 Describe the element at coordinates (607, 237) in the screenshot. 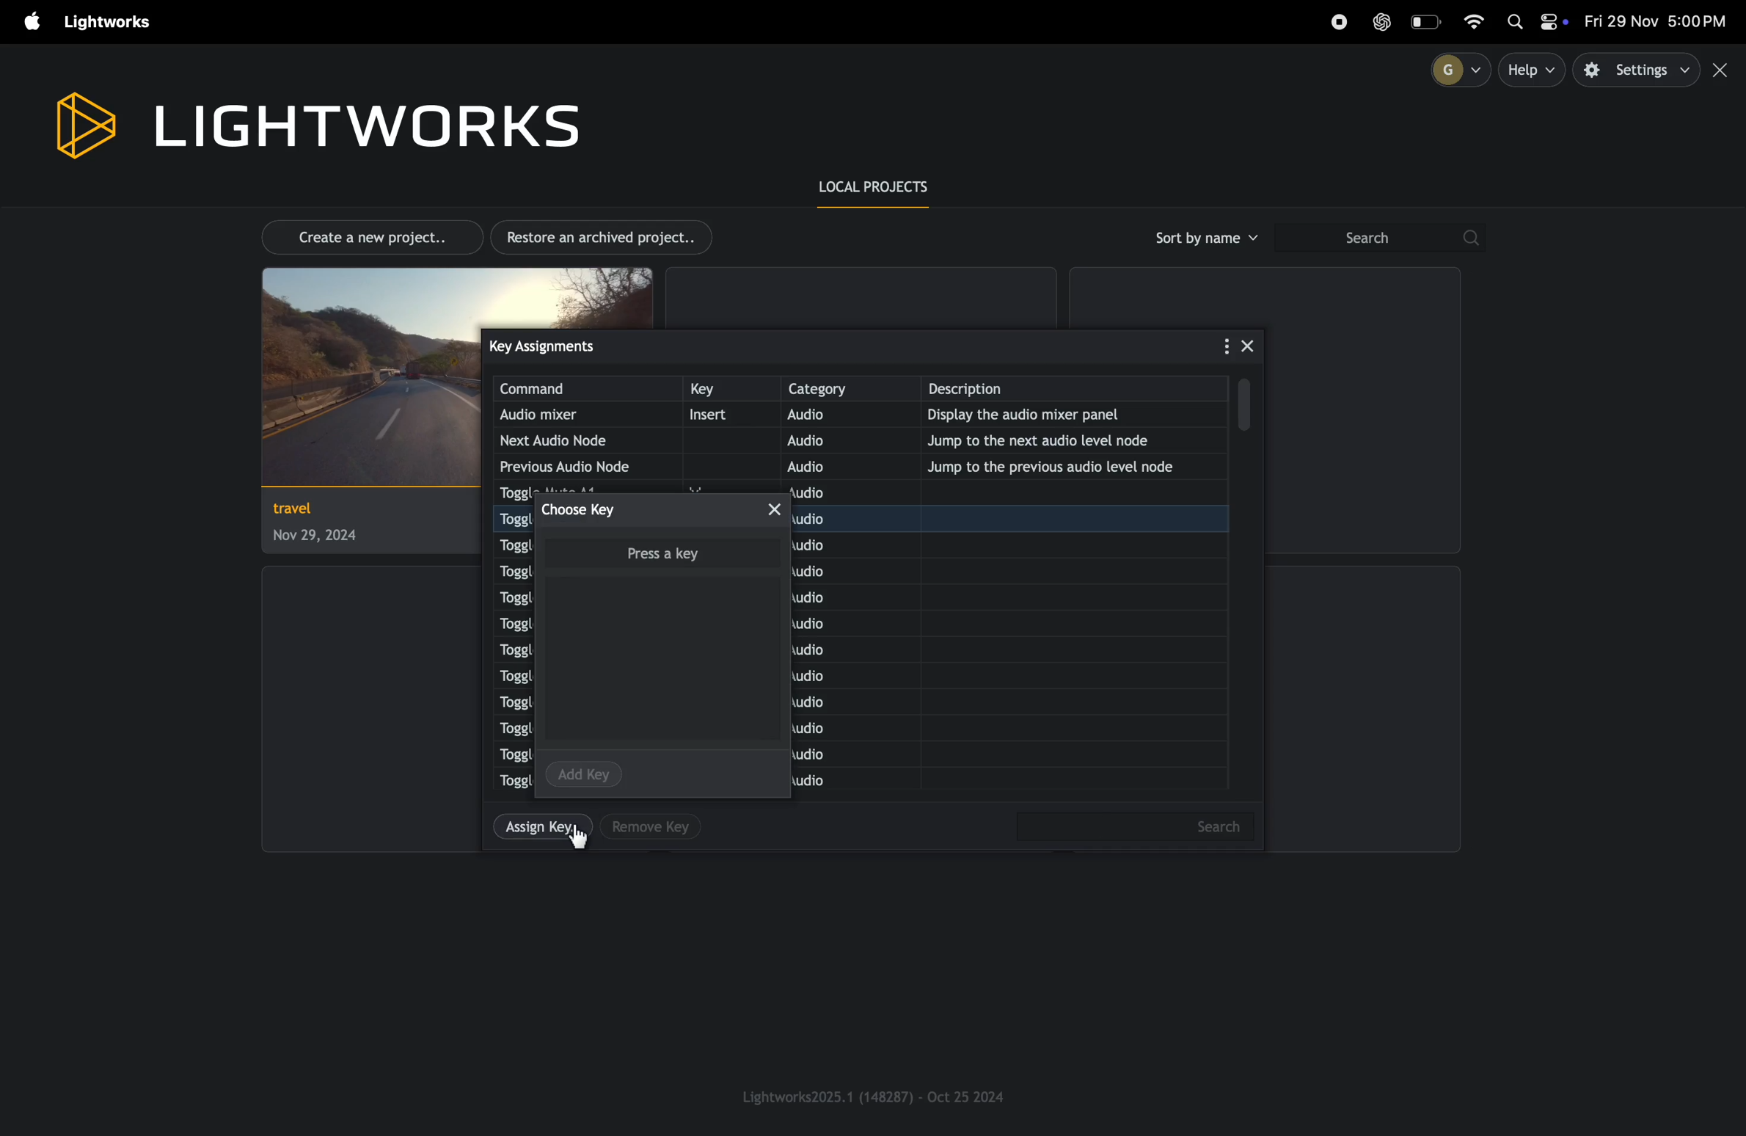

I see `restore archived projects` at that location.